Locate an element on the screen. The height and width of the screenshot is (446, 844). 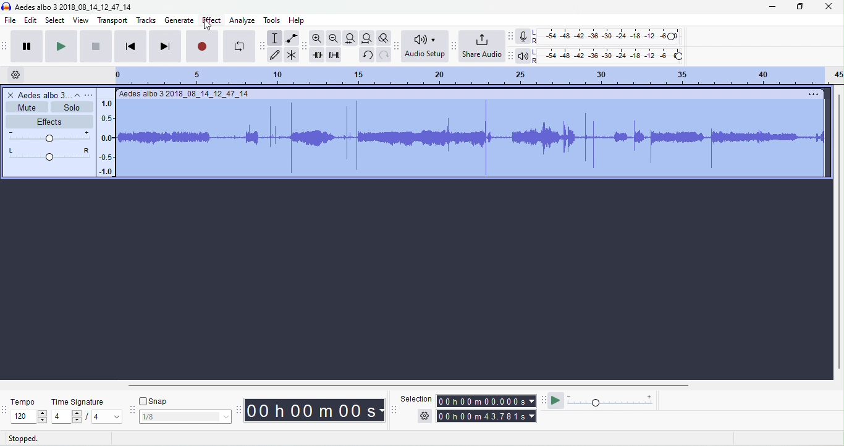
timeline options is located at coordinates (15, 74).